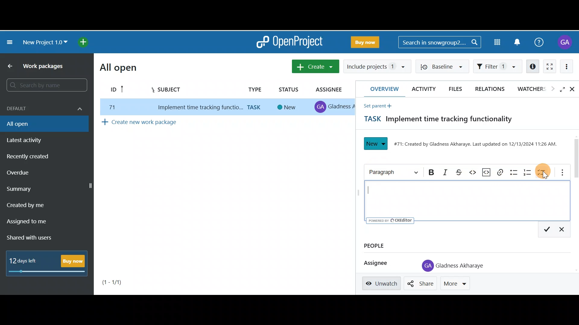  I want to click on New project 1.0, so click(43, 41).